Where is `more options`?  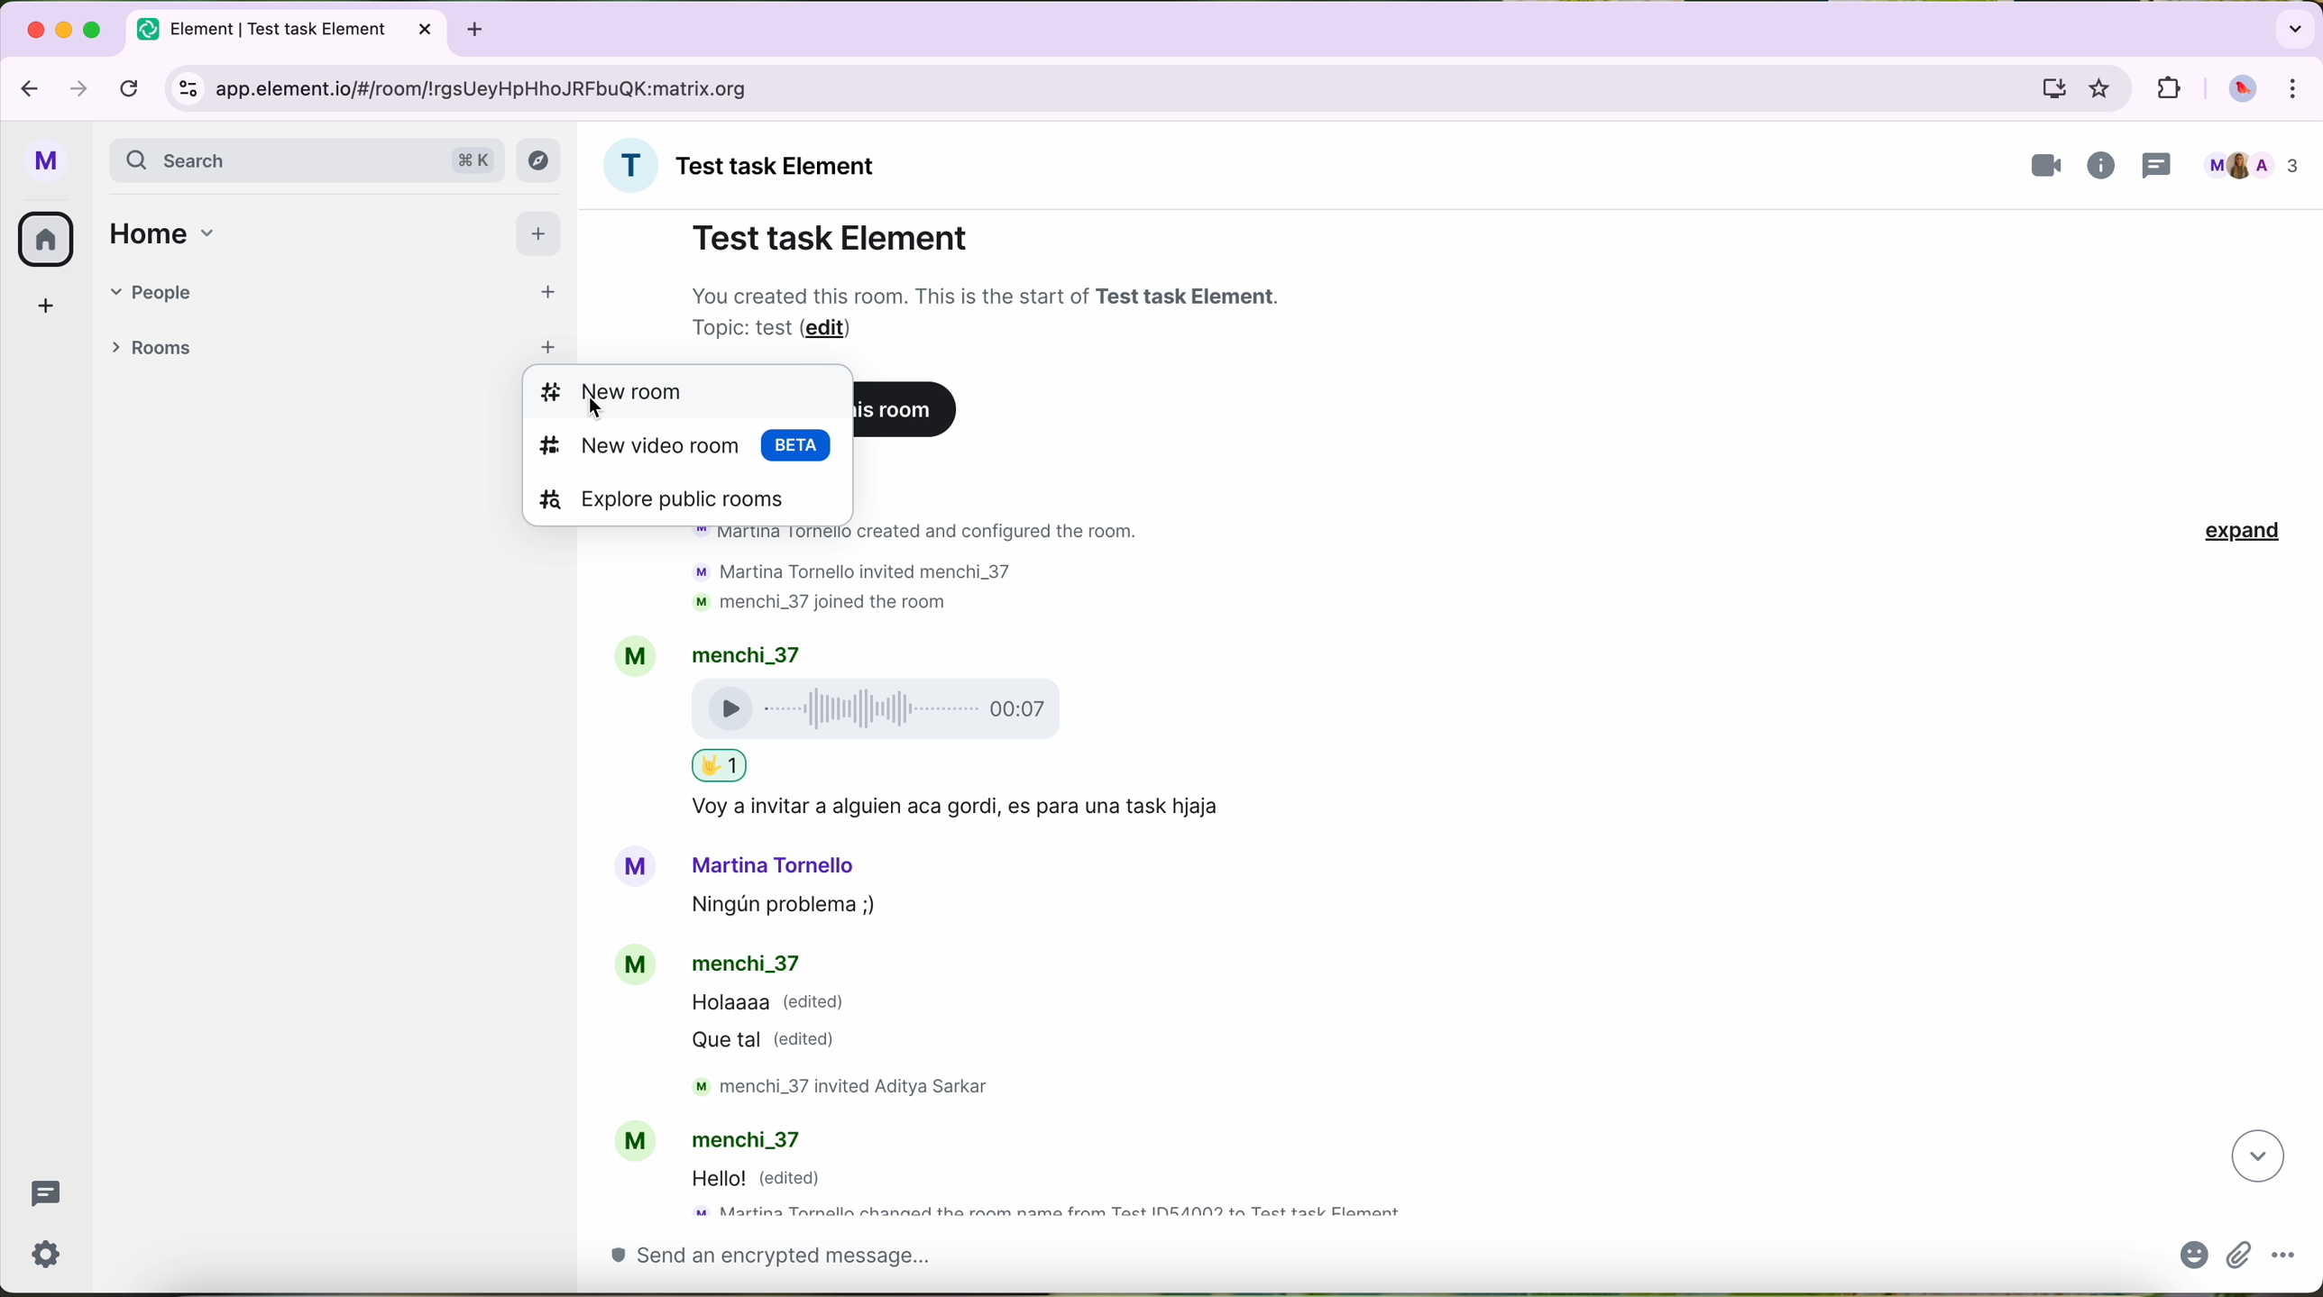
more options is located at coordinates (2285, 1258).